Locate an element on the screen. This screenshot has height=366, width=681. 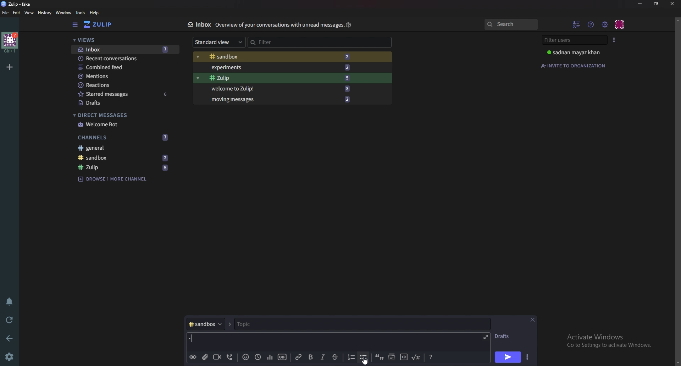
Hide user list is located at coordinates (577, 24).